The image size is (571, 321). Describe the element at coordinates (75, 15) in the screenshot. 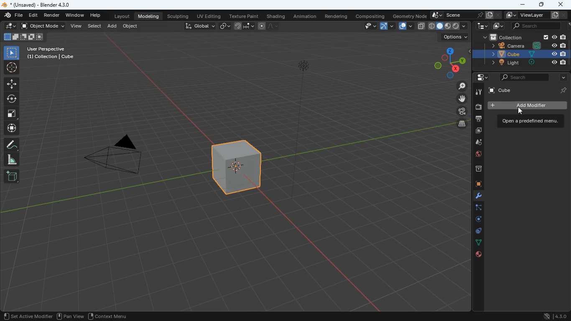

I see `window` at that location.